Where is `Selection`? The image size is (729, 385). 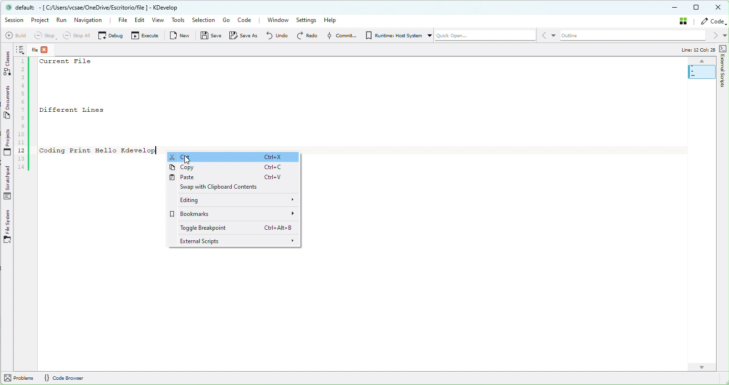
Selection is located at coordinates (204, 20).